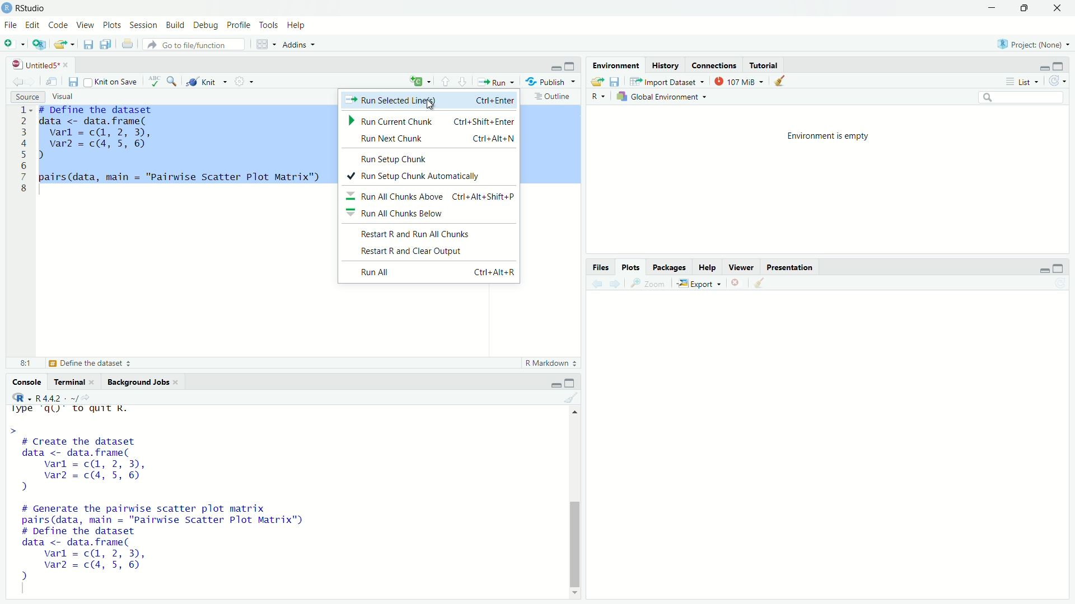  I want to click on Load workspace, so click(596, 79).